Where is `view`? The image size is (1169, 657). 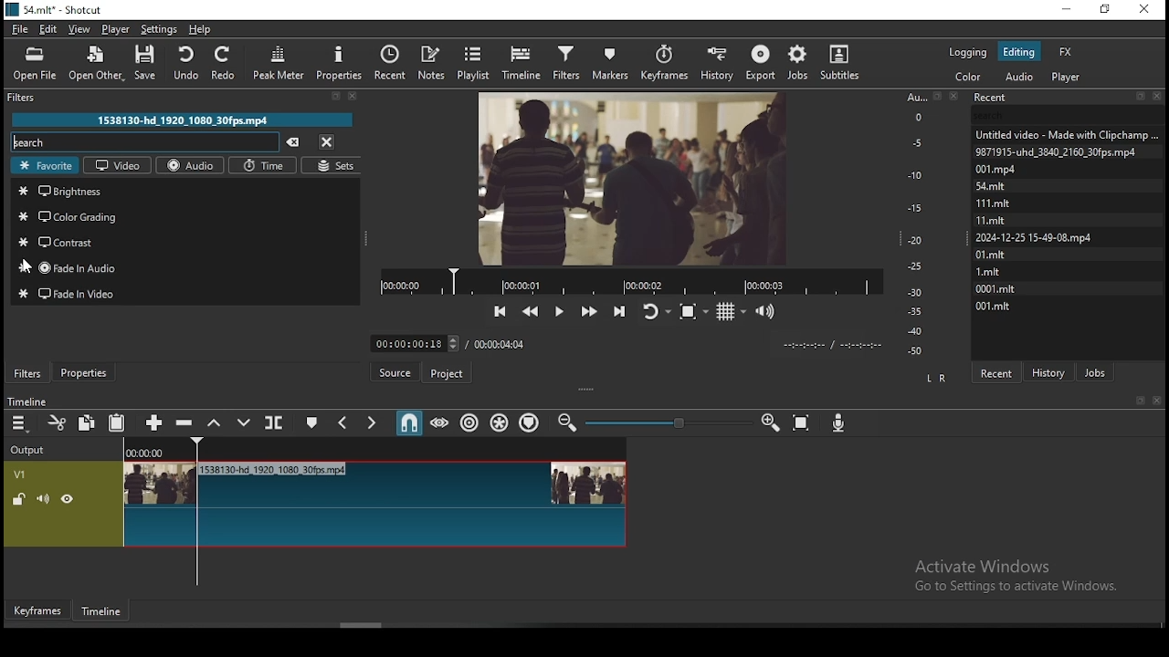 view is located at coordinates (79, 28).